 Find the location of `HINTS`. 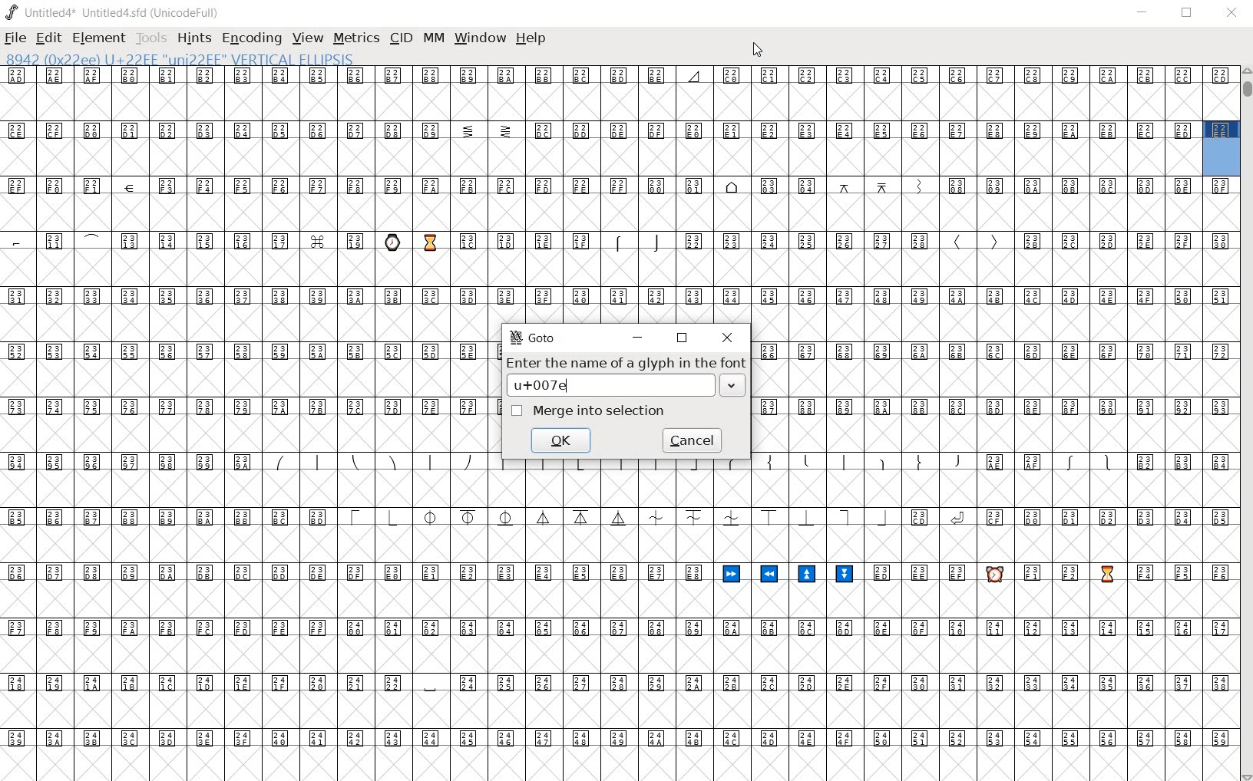

HINTS is located at coordinates (193, 38).